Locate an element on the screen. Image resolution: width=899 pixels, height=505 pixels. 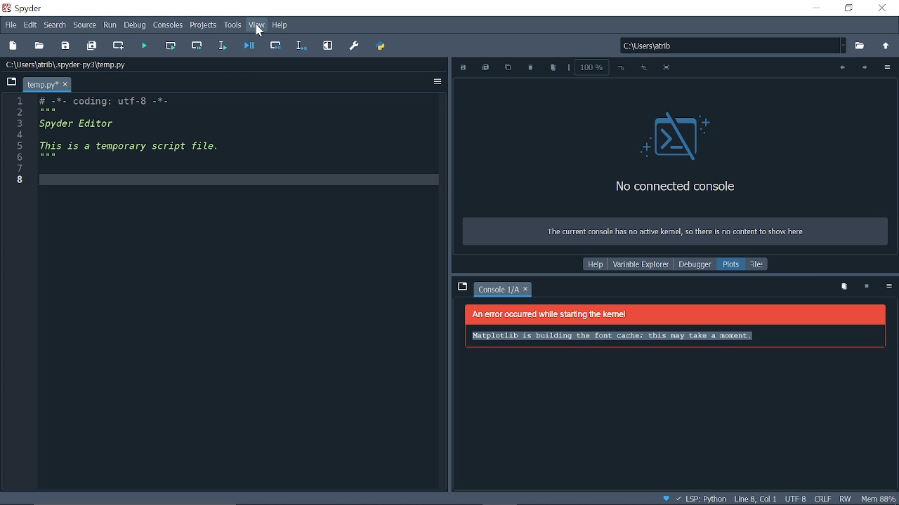
Run selection or current line is located at coordinates (223, 46).